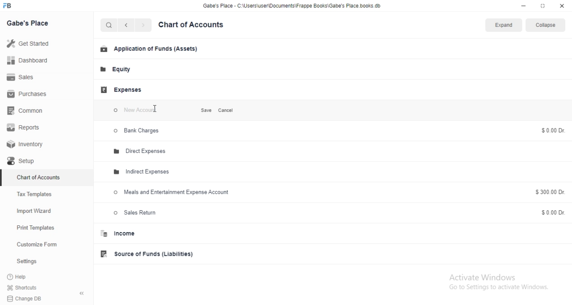 The image size is (572, 305). Describe the element at coordinates (31, 43) in the screenshot. I see `Get Started` at that location.